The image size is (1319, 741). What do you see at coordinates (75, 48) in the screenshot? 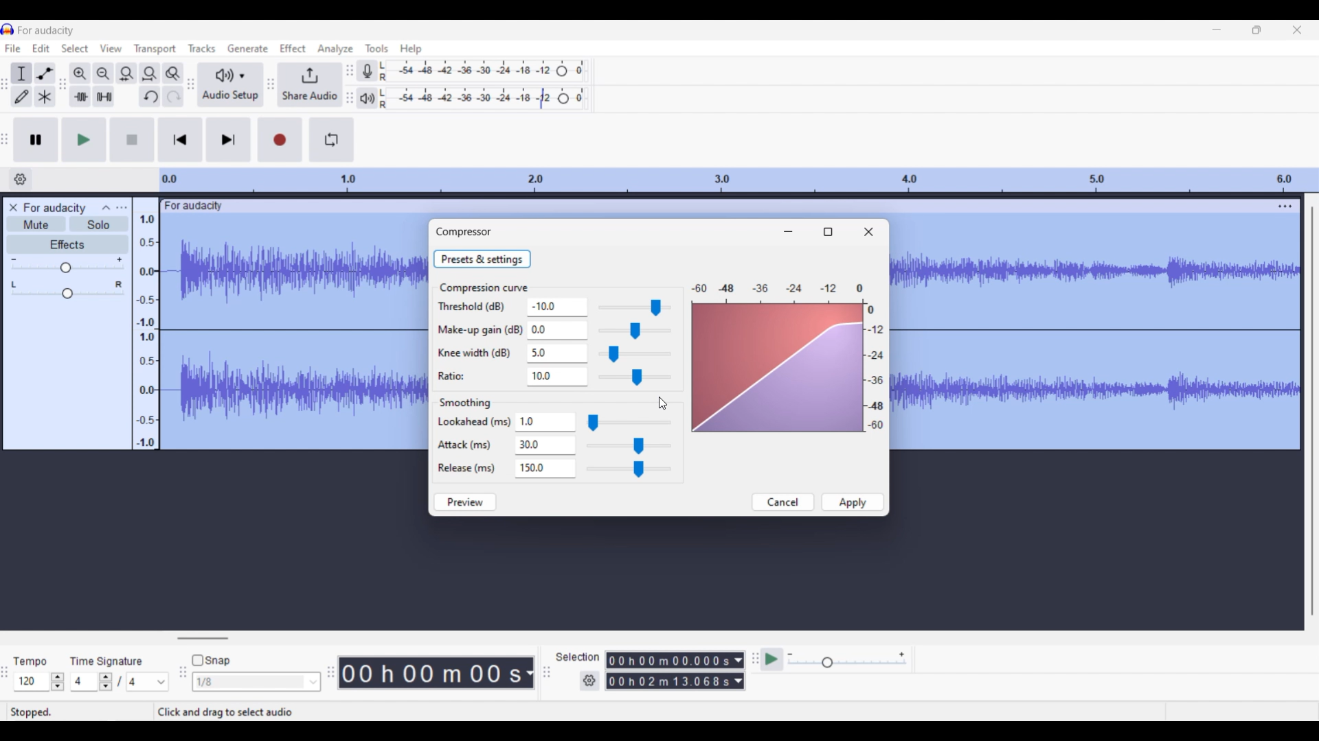
I see `Select` at bounding box center [75, 48].